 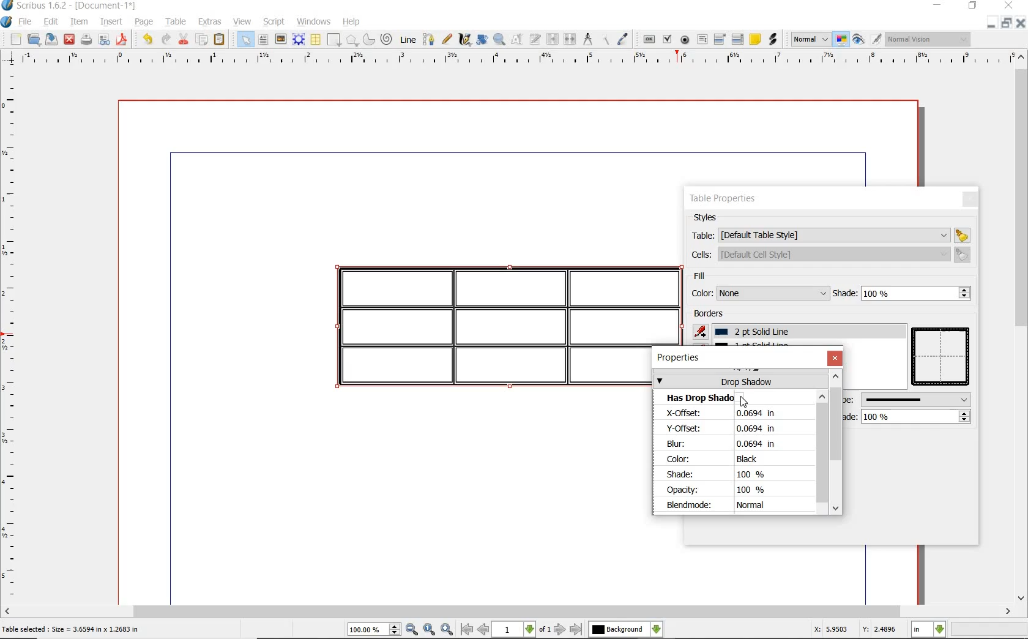 I want to click on zoom out, so click(x=412, y=630).